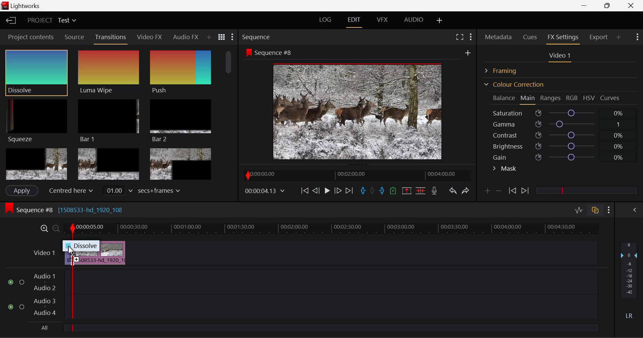 This screenshot has width=643, height=338. I want to click on Source, so click(74, 37).